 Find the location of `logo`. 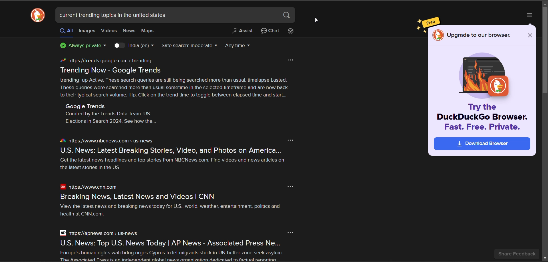

logo is located at coordinates (38, 15).